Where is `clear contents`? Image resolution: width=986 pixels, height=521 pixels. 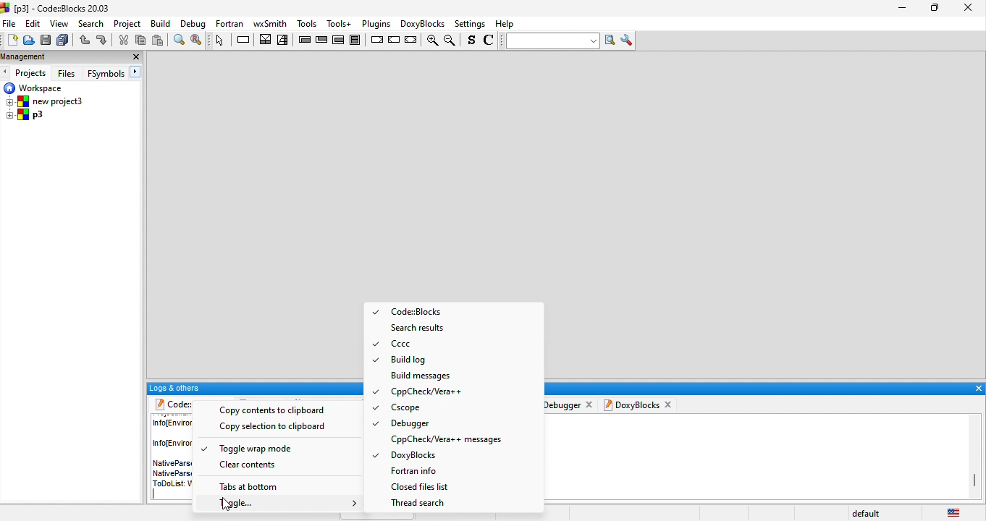 clear contents is located at coordinates (253, 466).